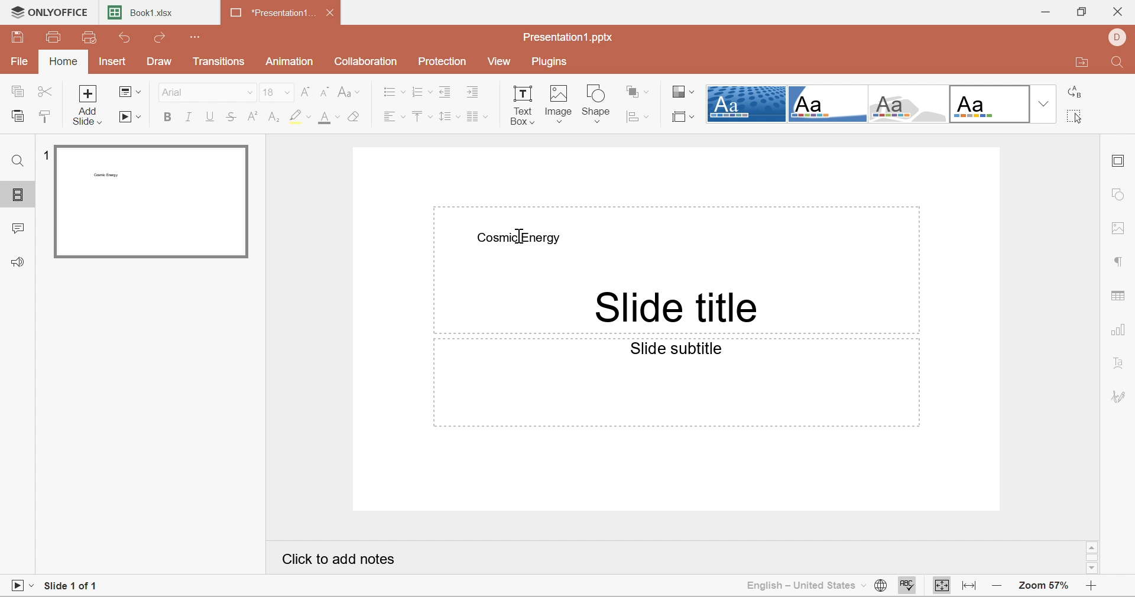 Image resolution: width=1135 pixels, height=597 pixels. What do you see at coordinates (676, 307) in the screenshot?
I see `Slide title` at bounding box center [676, 307].